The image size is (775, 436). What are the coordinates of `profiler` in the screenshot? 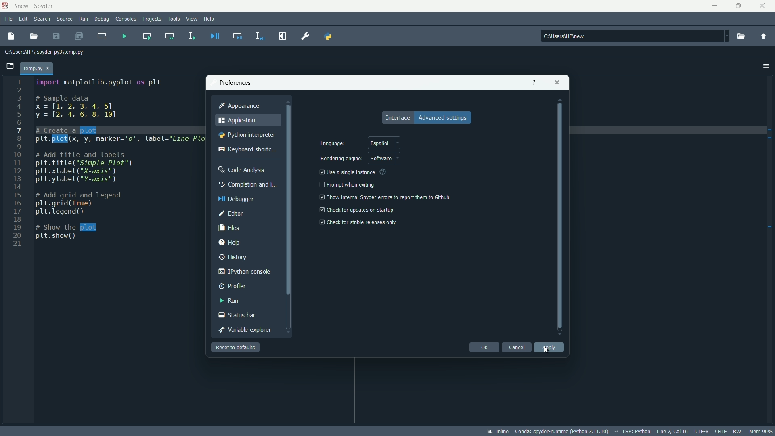 It's located at (233, 286).